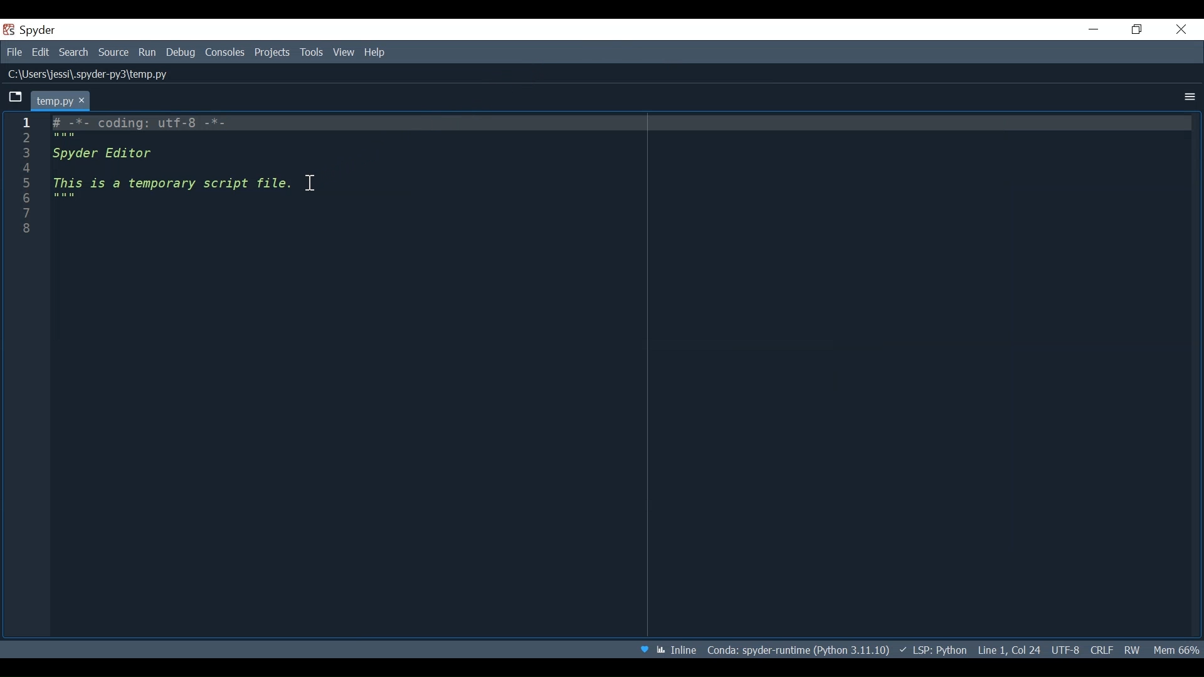  Describe the element at coordinates (1175, 649) in the screenshot. I see `Memory Usage` at that location.